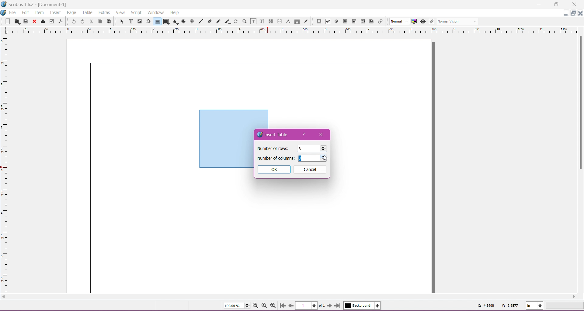 The width and height of the screenshot is (584, 311). I want to click on Number of rows:, so click(273, 149).